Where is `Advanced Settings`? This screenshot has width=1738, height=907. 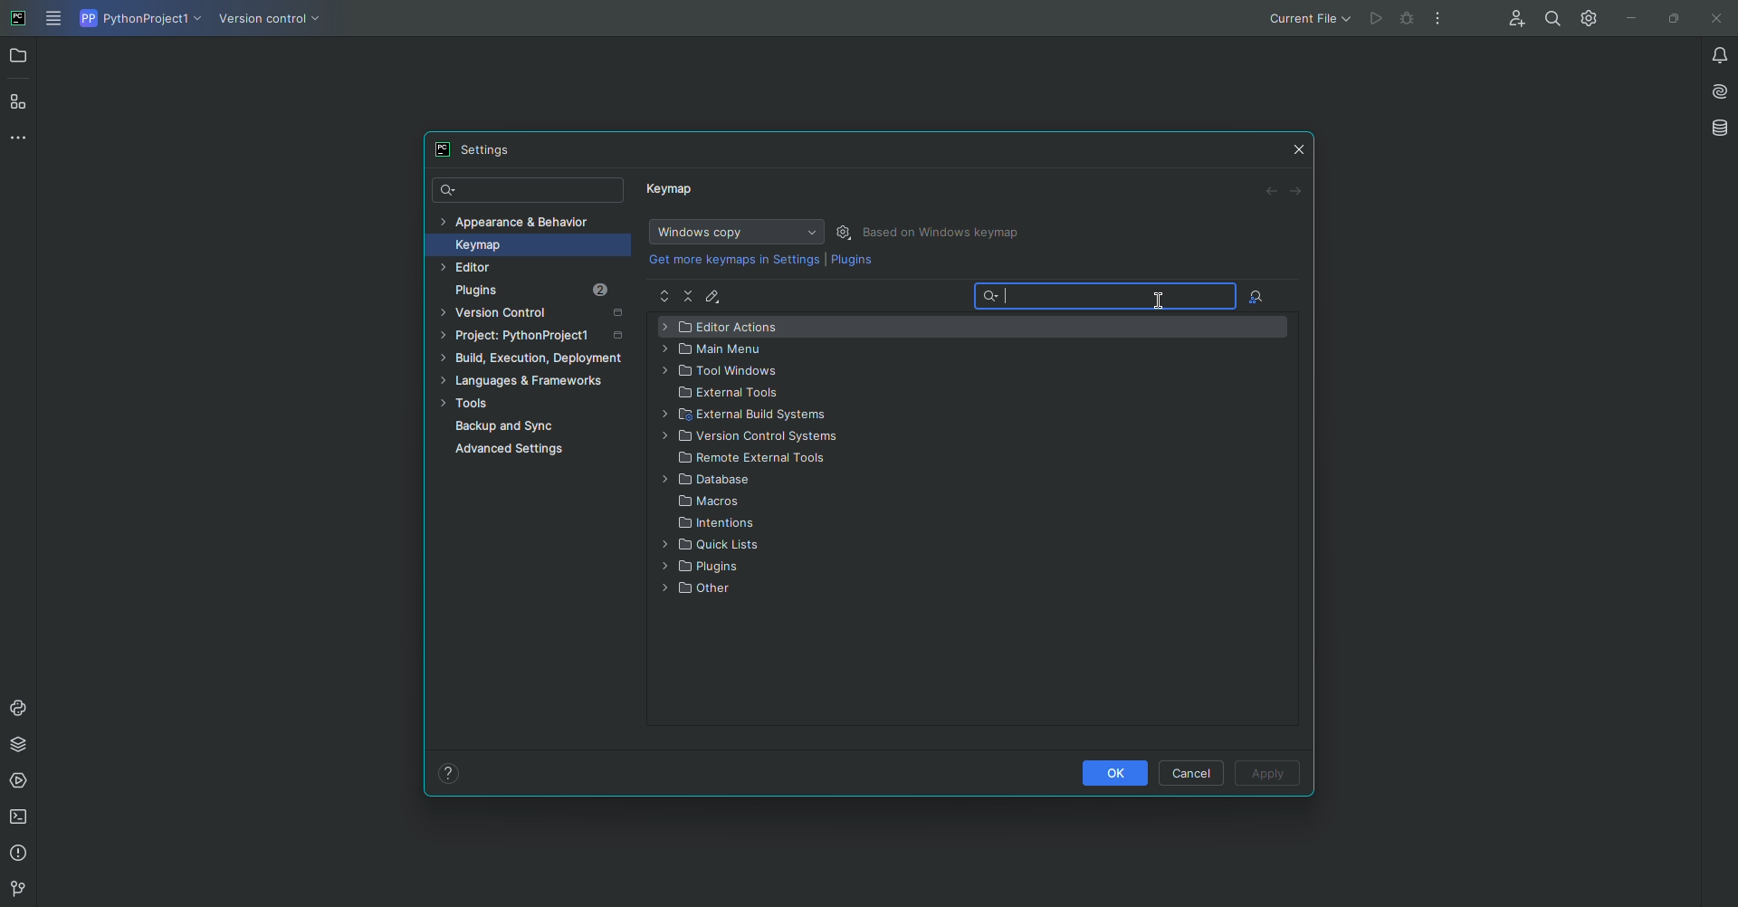 Advanced Settings is located at coordinates (514, 452).